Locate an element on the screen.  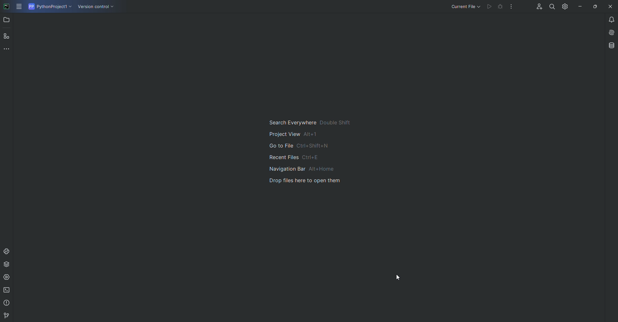
Shortcut information is located at coordinates (307, 152).